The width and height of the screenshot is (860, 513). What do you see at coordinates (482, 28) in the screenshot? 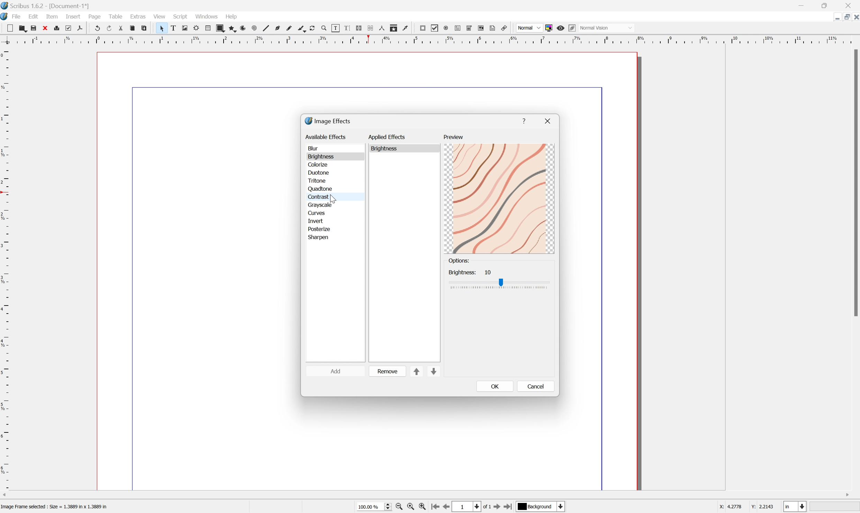
I see `PDF List Box` at bounding box center [482, 28].